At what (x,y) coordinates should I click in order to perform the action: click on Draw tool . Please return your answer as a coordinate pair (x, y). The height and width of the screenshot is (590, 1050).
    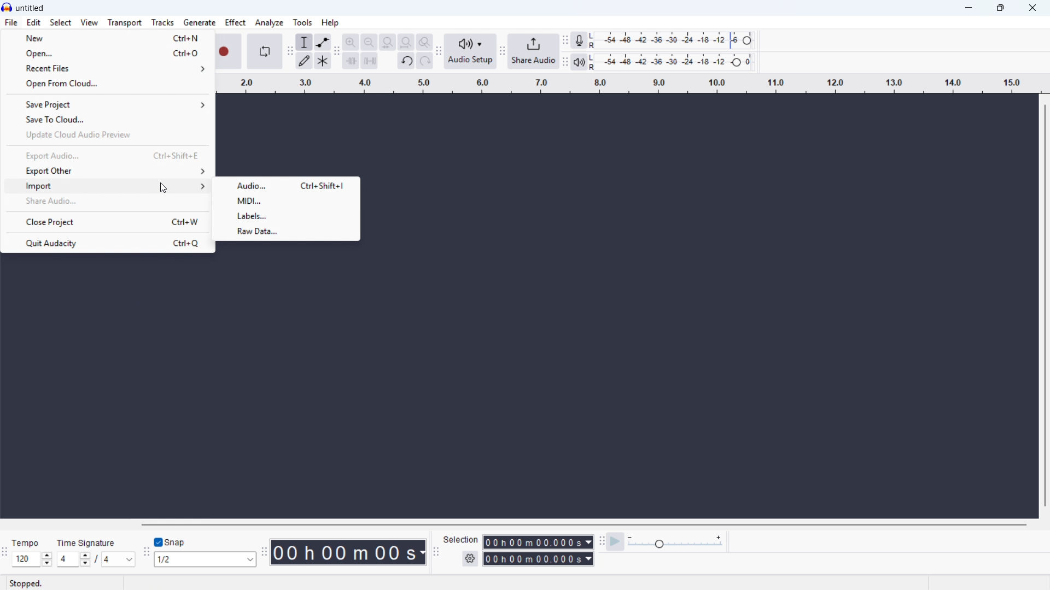
    Looking at the image, I should click on (304, 61).